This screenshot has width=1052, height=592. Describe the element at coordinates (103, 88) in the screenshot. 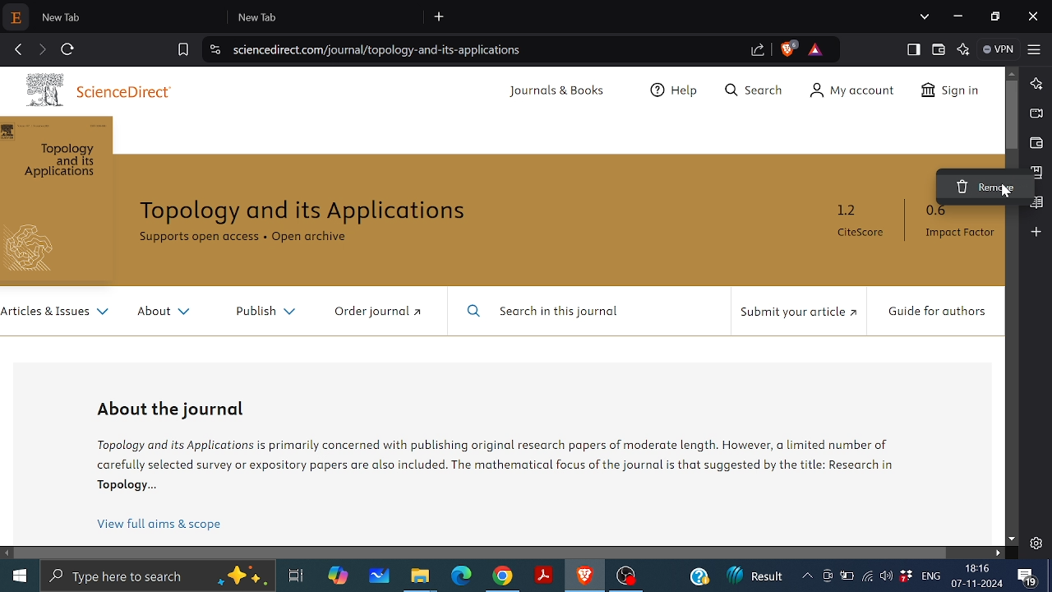

I see `ScienceDirect` at that location.